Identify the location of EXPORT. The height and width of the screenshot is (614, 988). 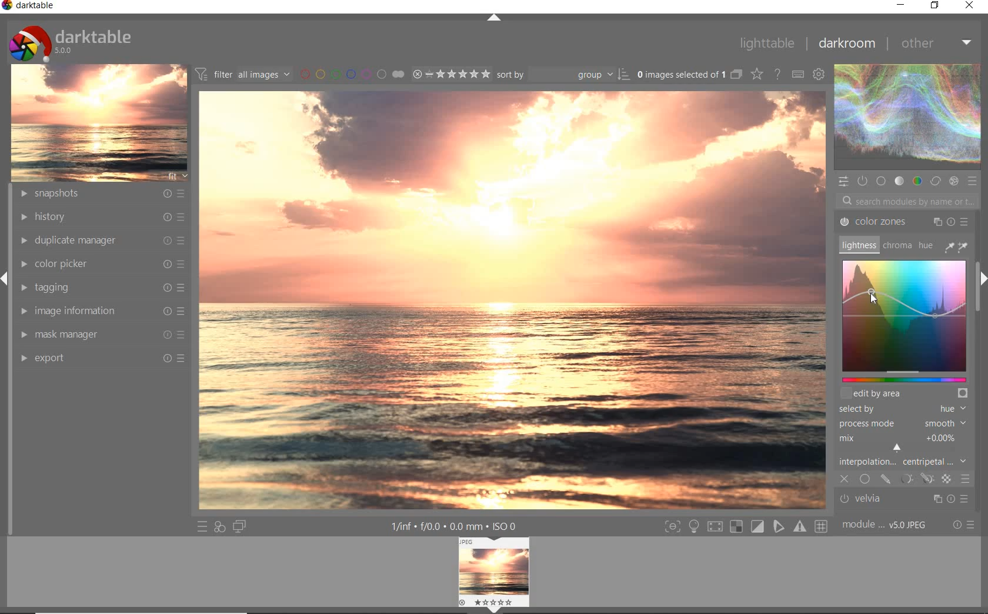
(103, 357).